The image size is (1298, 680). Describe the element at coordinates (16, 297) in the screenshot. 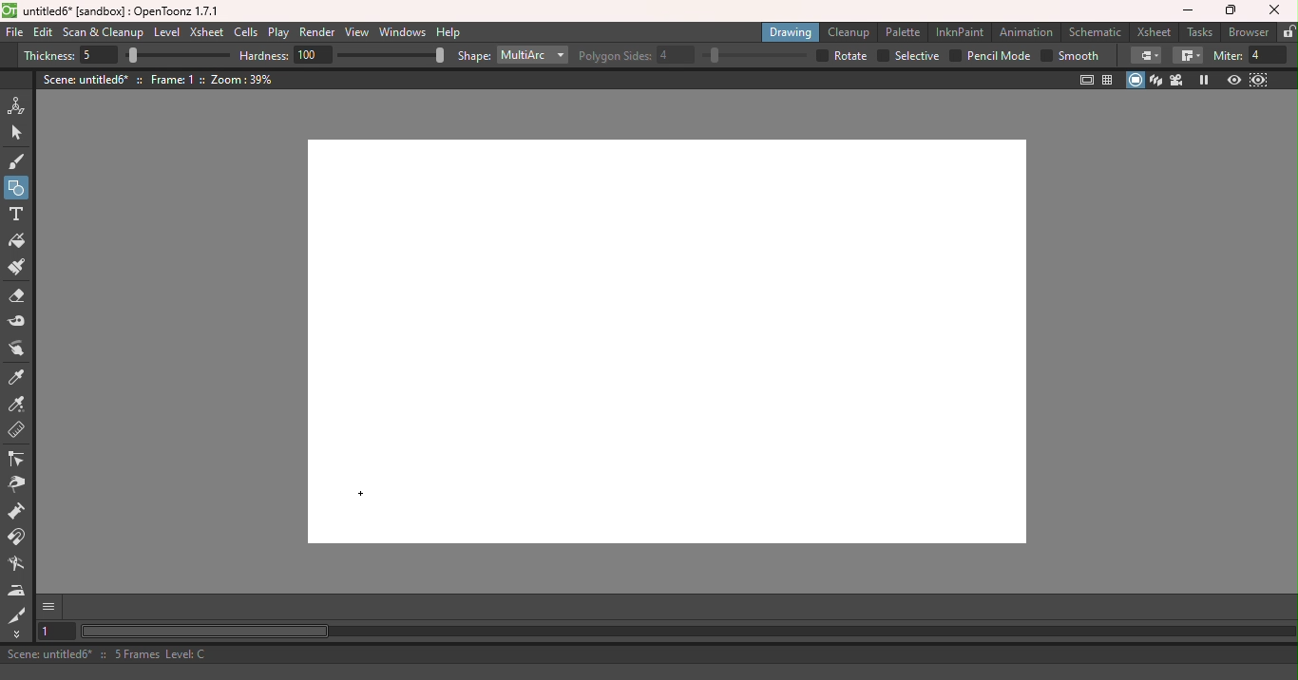

I see `Eraser tool` at that location.